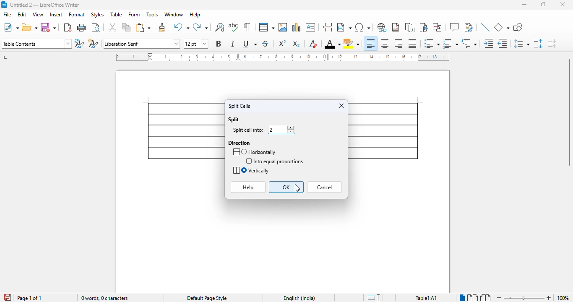 This screenshot has height=302, width=573. What do you see at coordinates (548, 298) in the screenshot?
I see `zoom in` at bounding box center [548, 298].